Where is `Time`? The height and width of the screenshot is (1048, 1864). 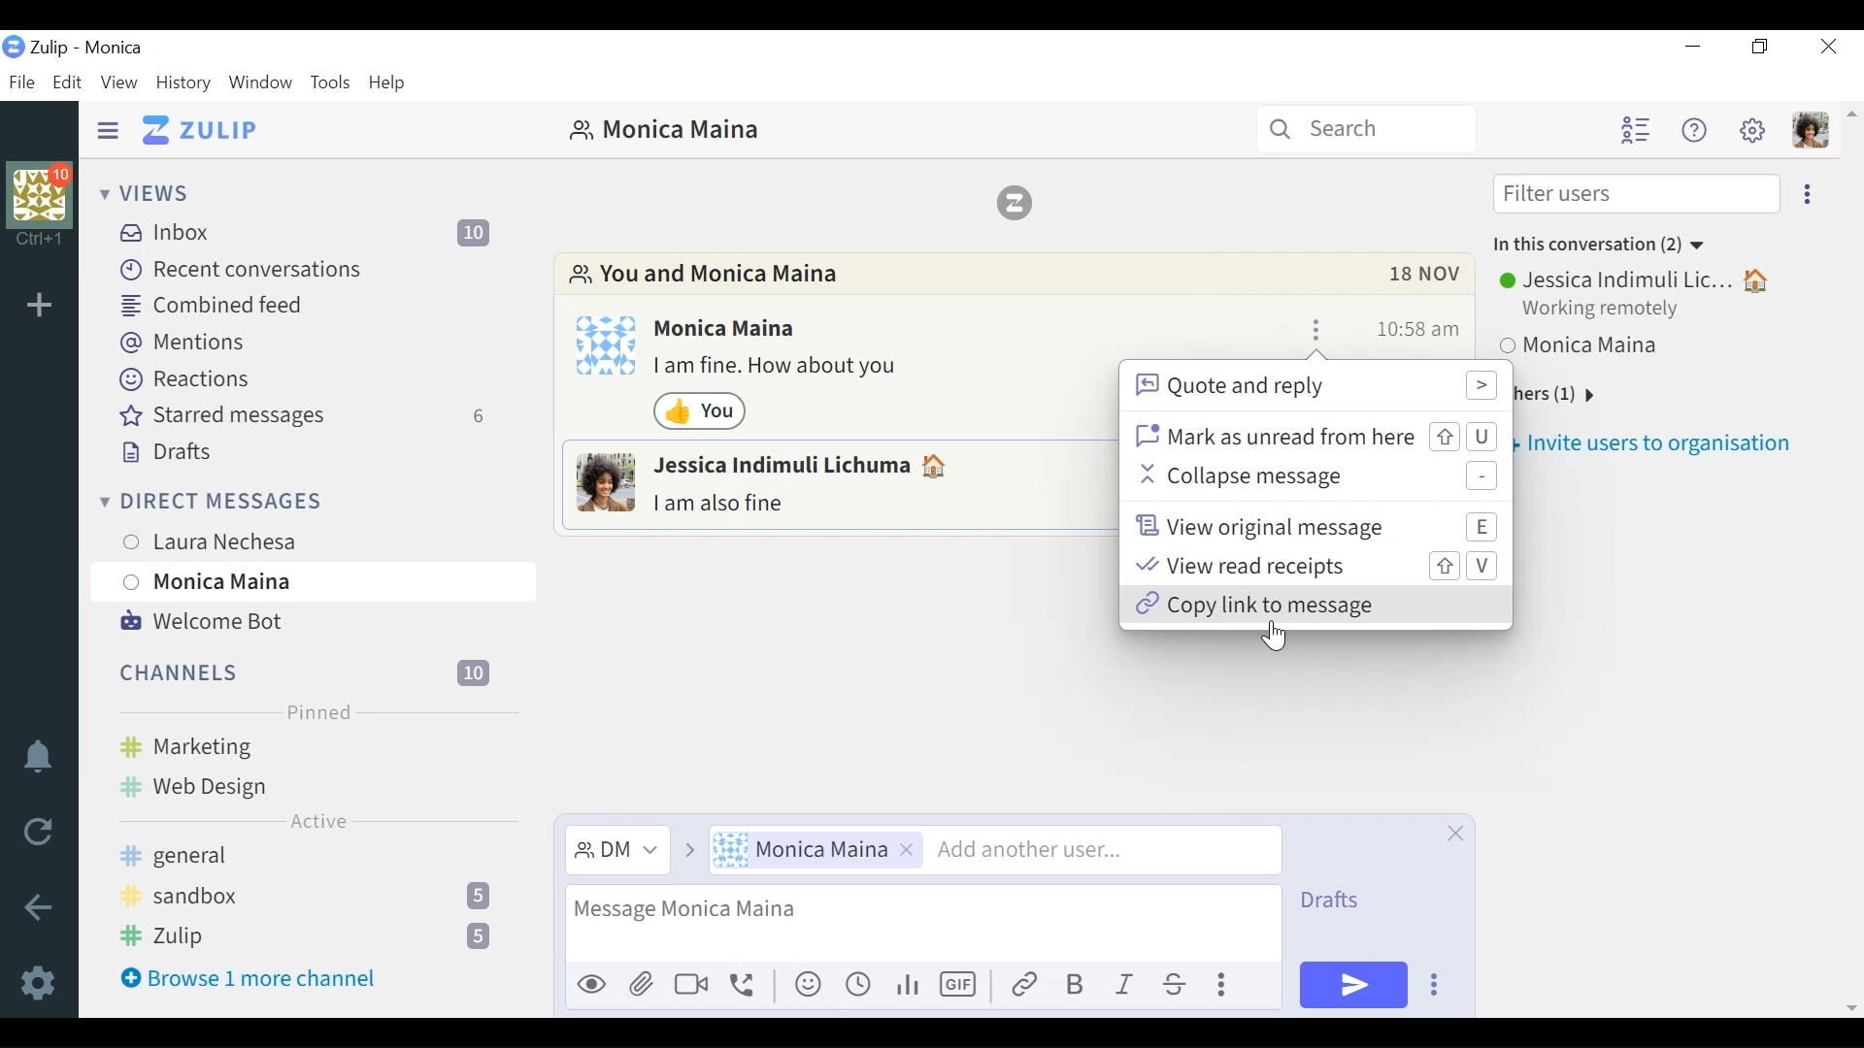
Time is located at coordinates (1416, 329).